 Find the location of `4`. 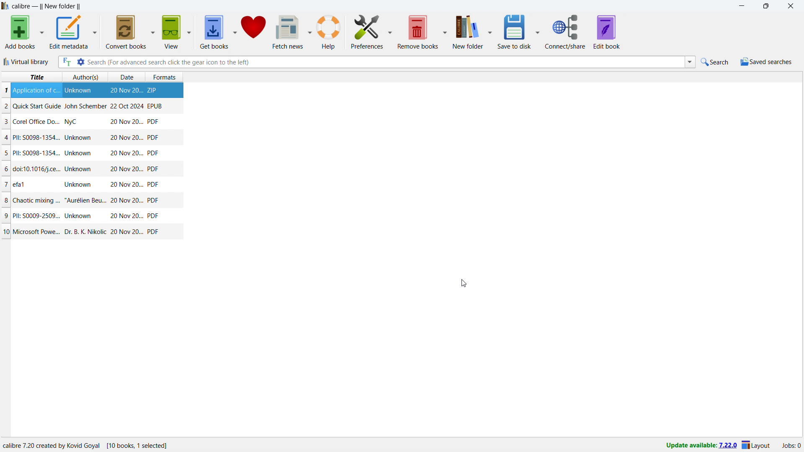

4 is located at coordinates (7, 138).